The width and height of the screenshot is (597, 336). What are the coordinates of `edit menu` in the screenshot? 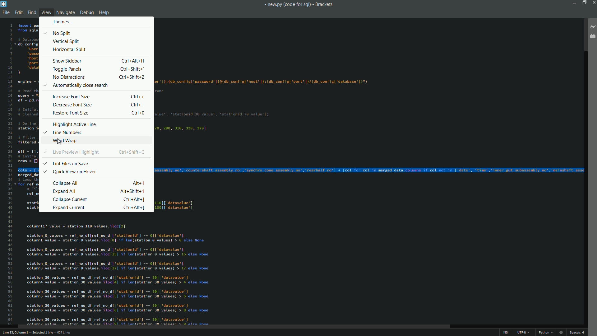 It's located at (19, 12).